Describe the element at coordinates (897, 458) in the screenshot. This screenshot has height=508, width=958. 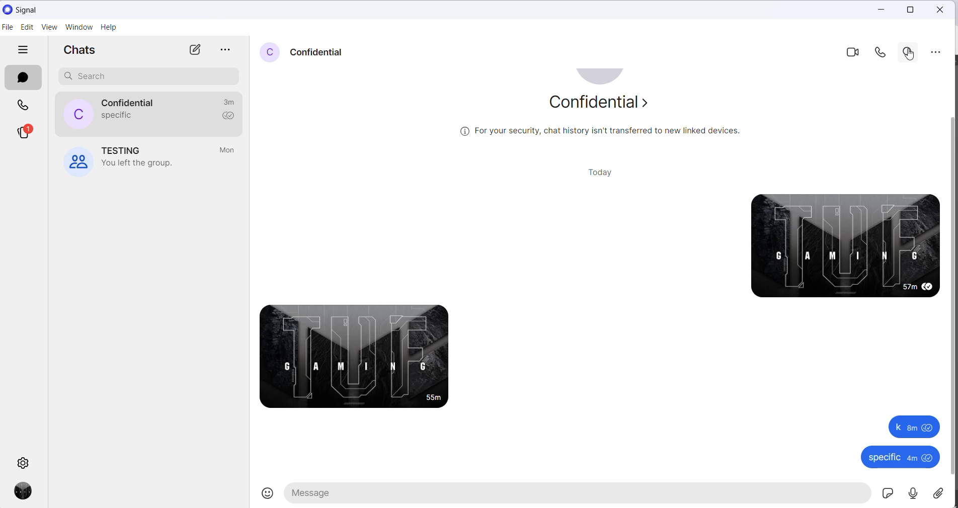
I see `specific` at that location.